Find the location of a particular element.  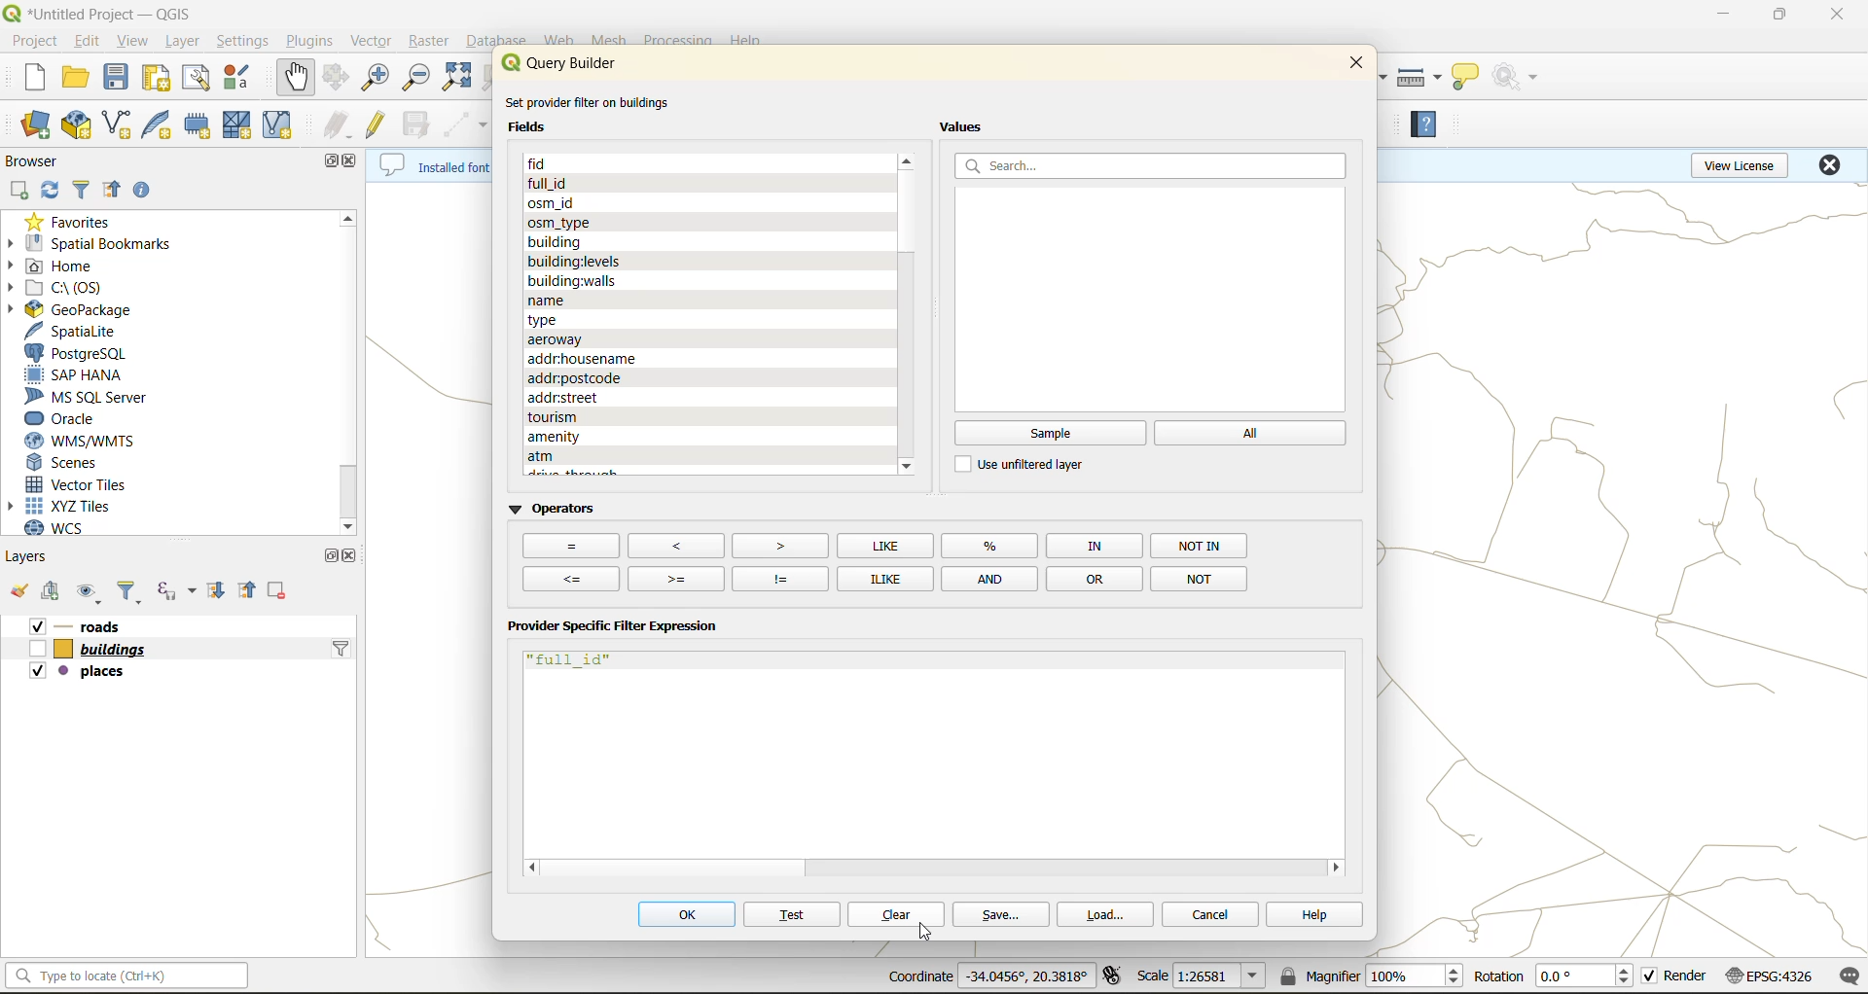

zoom full is located at coordinates (461, 78).